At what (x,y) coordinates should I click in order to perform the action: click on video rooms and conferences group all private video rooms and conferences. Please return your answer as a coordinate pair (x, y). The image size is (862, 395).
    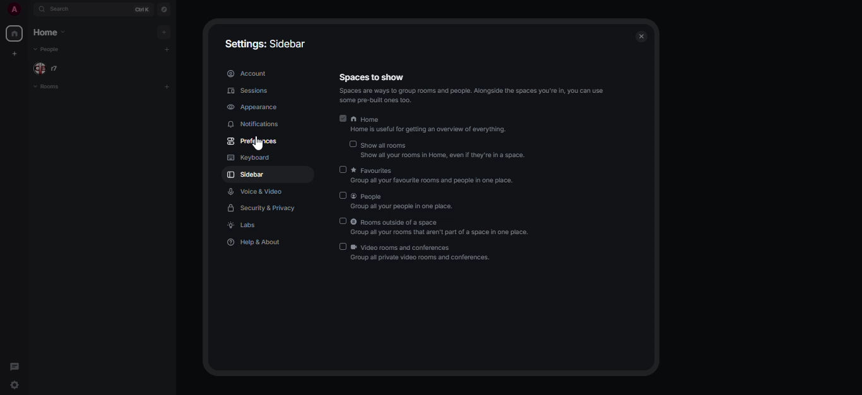
    Looking at the image, I should click on (430, 252).